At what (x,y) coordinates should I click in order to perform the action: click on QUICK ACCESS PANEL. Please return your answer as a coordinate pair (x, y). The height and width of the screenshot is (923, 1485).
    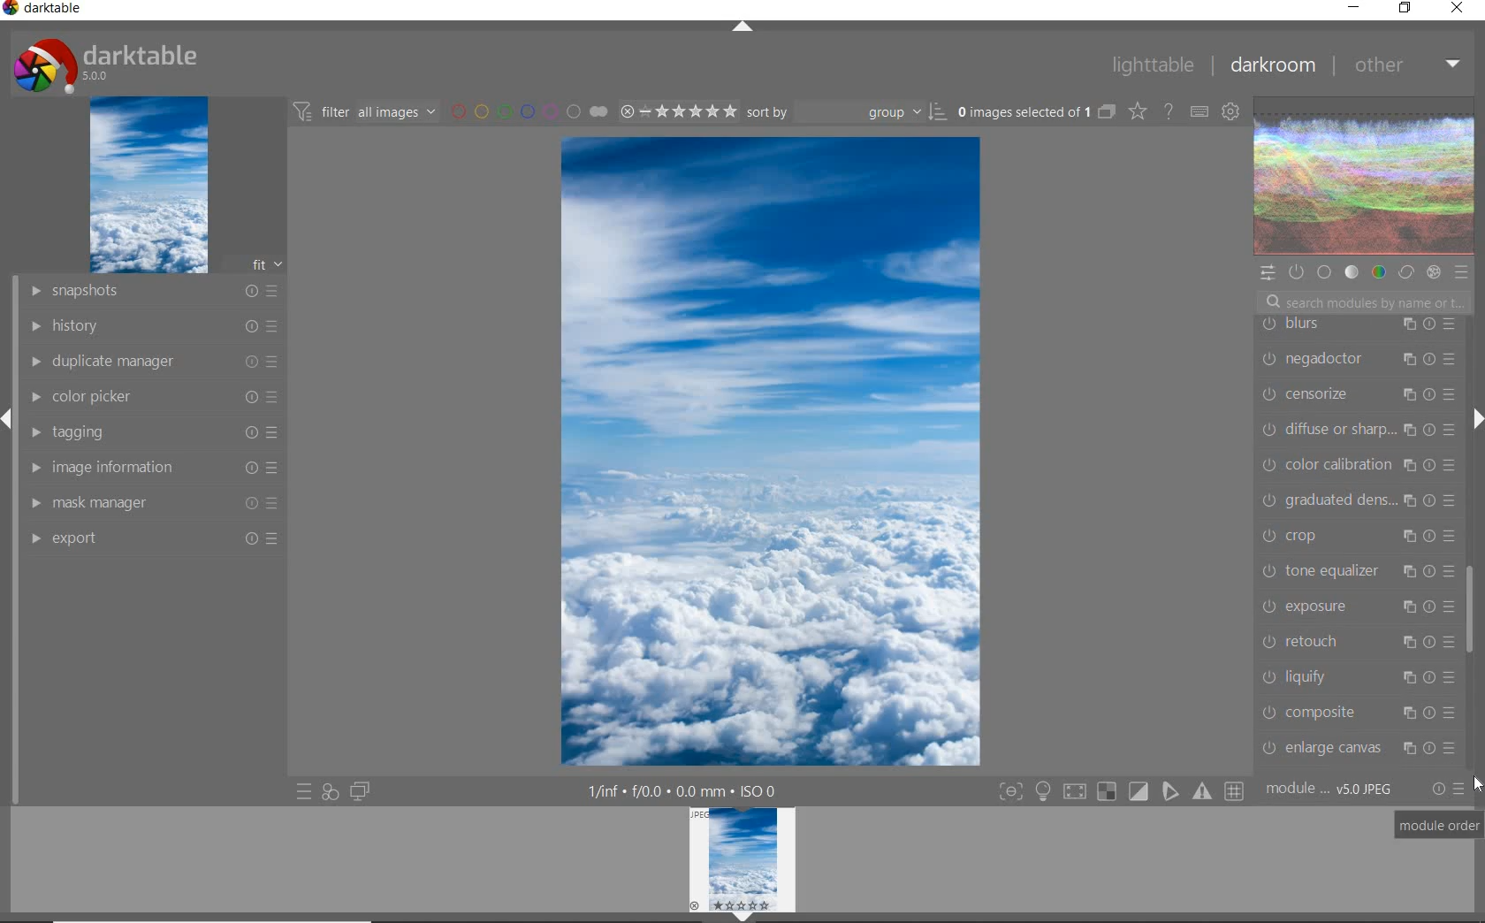
    Looking at the image, I should click on (1267, 271).